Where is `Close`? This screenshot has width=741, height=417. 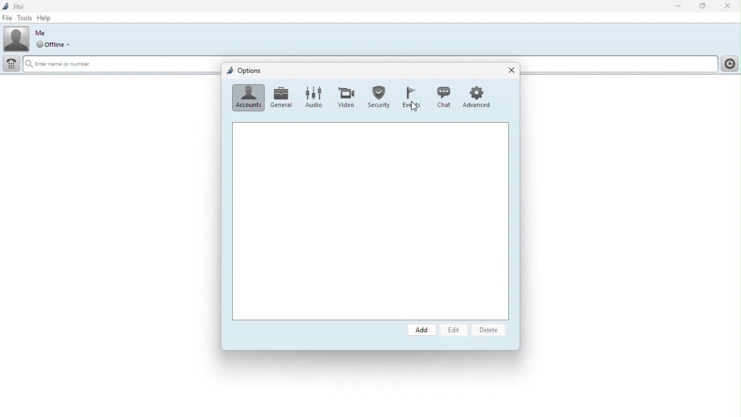
Close is located at coordinates (728, 6).